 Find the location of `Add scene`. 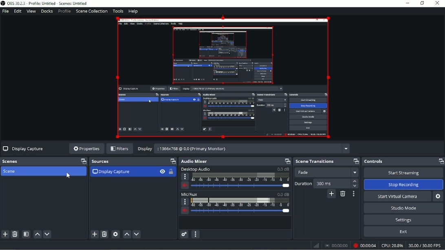

Add scene is located at coordinates (5, 235).